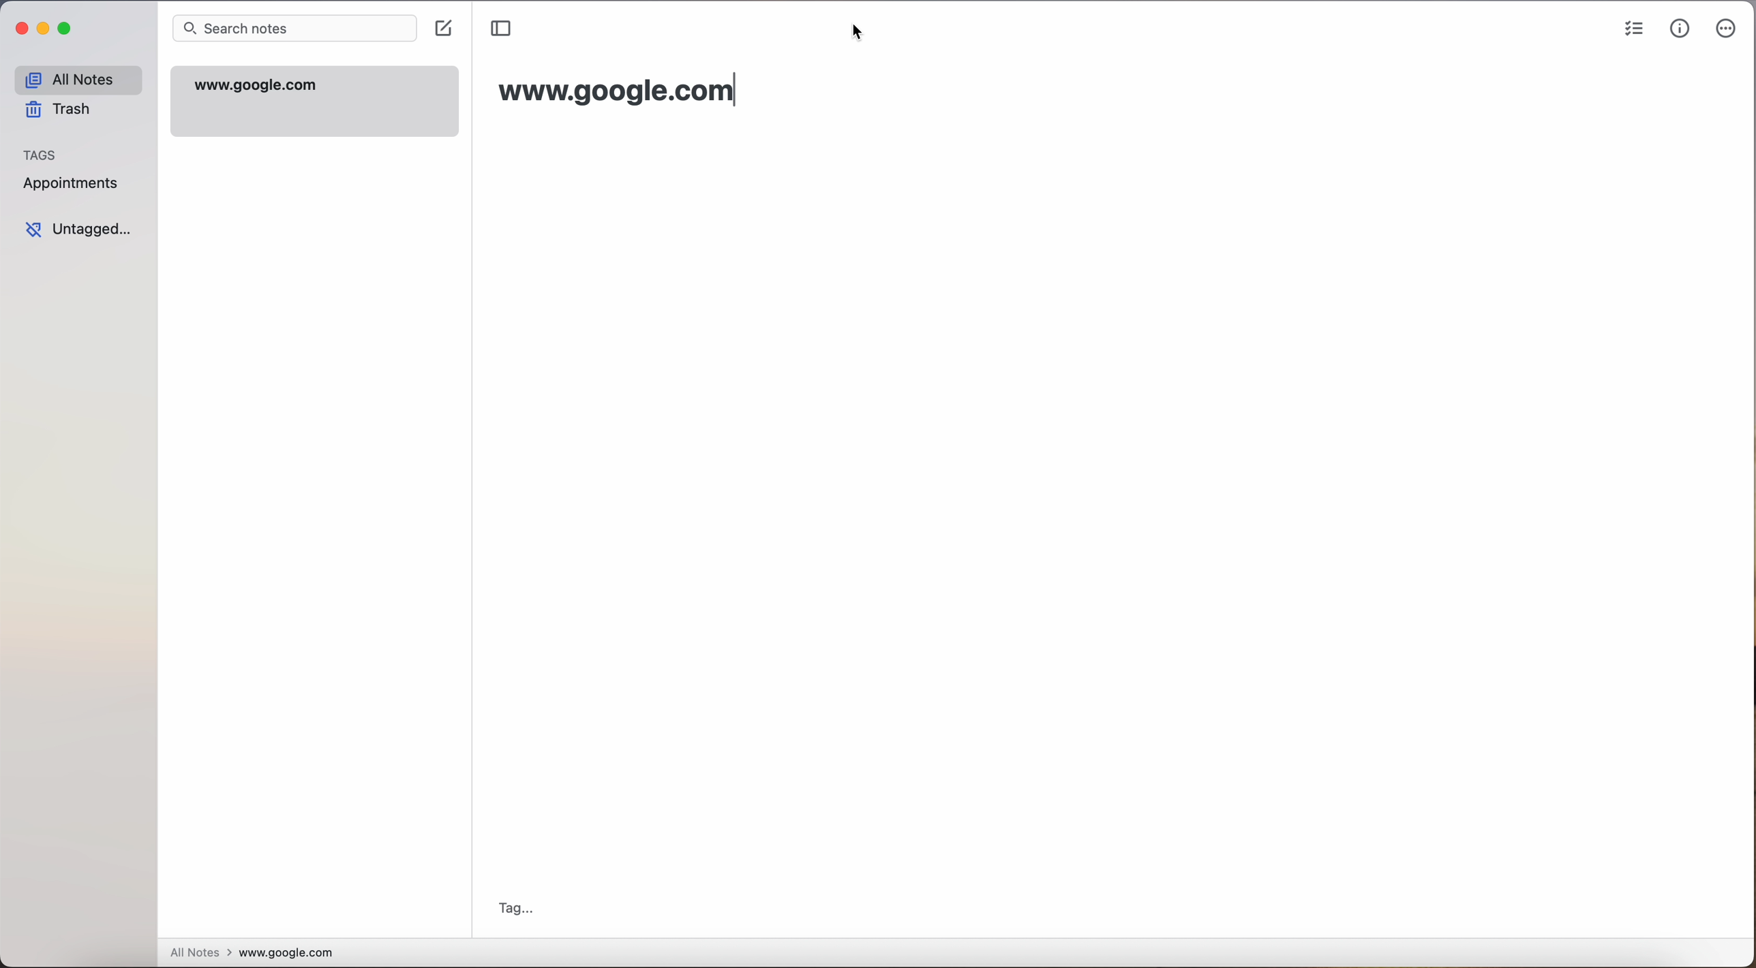 The width and height of the screenshot is (1756, 968). Describe the element at coordinates (614, 89) in the screenshot. I see `WWW.ggogle .com` at that location.